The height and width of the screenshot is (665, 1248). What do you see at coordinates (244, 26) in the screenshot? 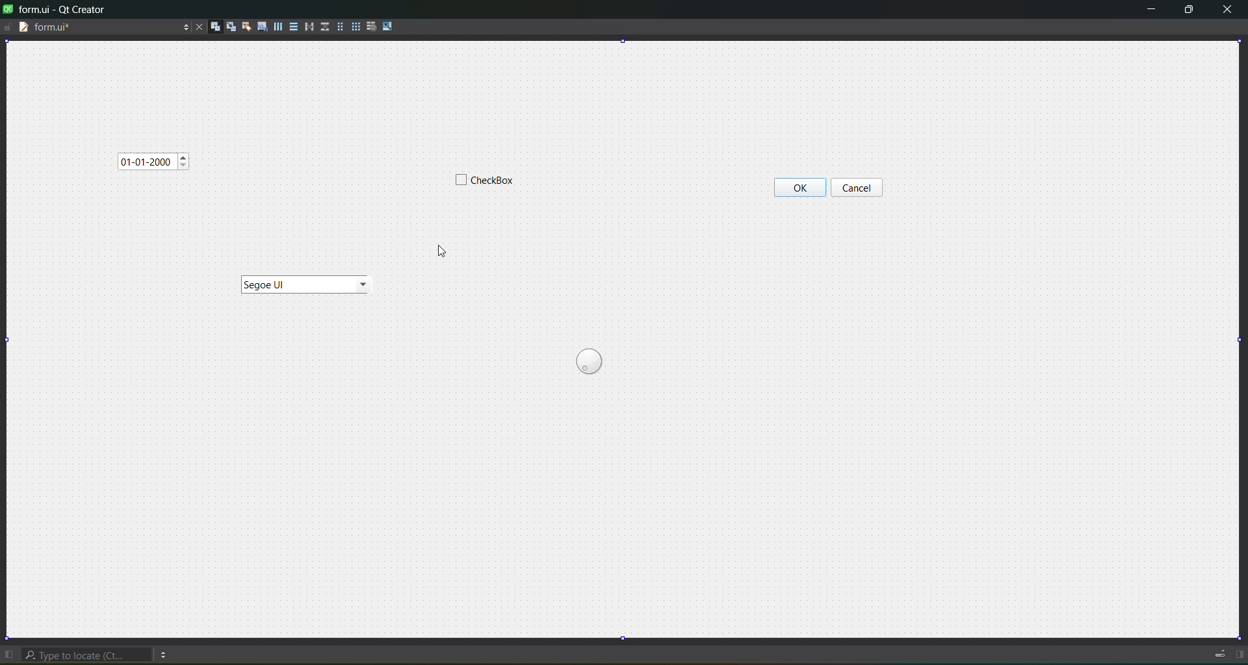
I see `edit buddies` at bounding box center [244, 26].